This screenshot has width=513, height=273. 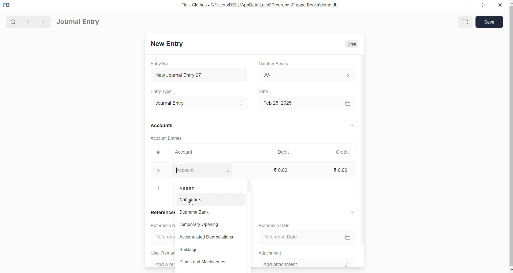 I want to click on Draft, so click(x=352, y=43).